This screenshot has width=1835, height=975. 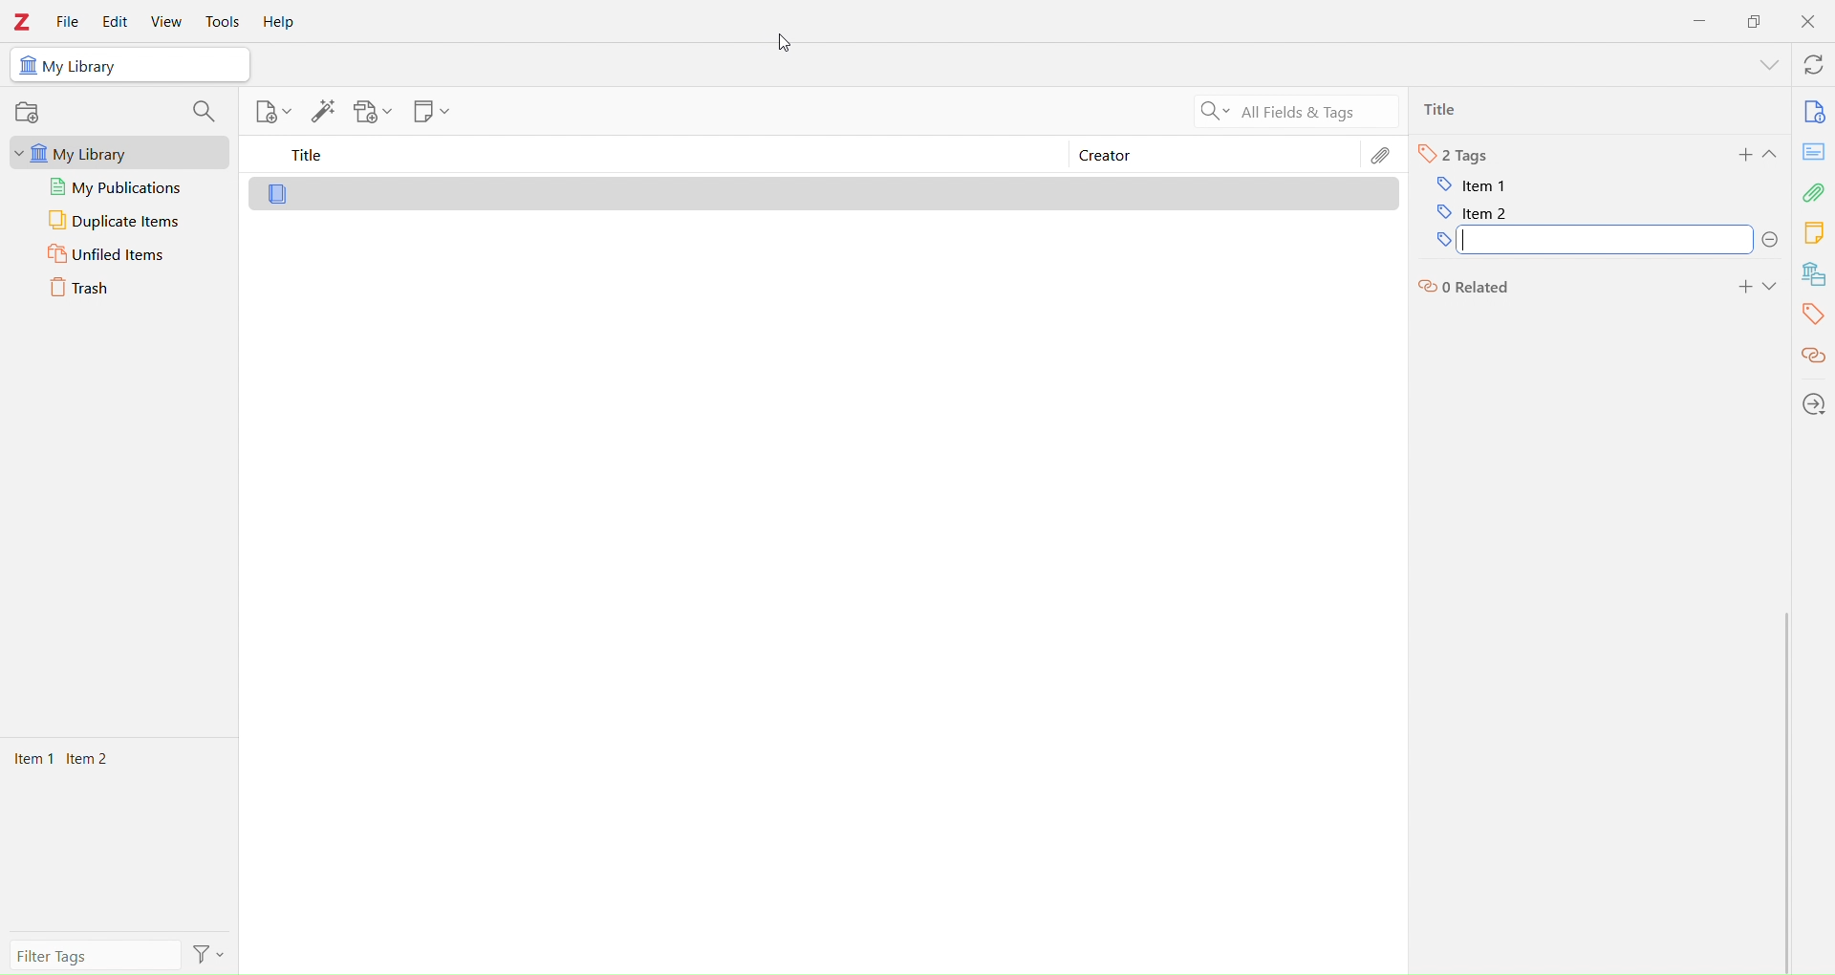 What do you see at coordinates (1716, 185) in the screenshot?
I see `I cursor` at bounding box center [1716, 185].